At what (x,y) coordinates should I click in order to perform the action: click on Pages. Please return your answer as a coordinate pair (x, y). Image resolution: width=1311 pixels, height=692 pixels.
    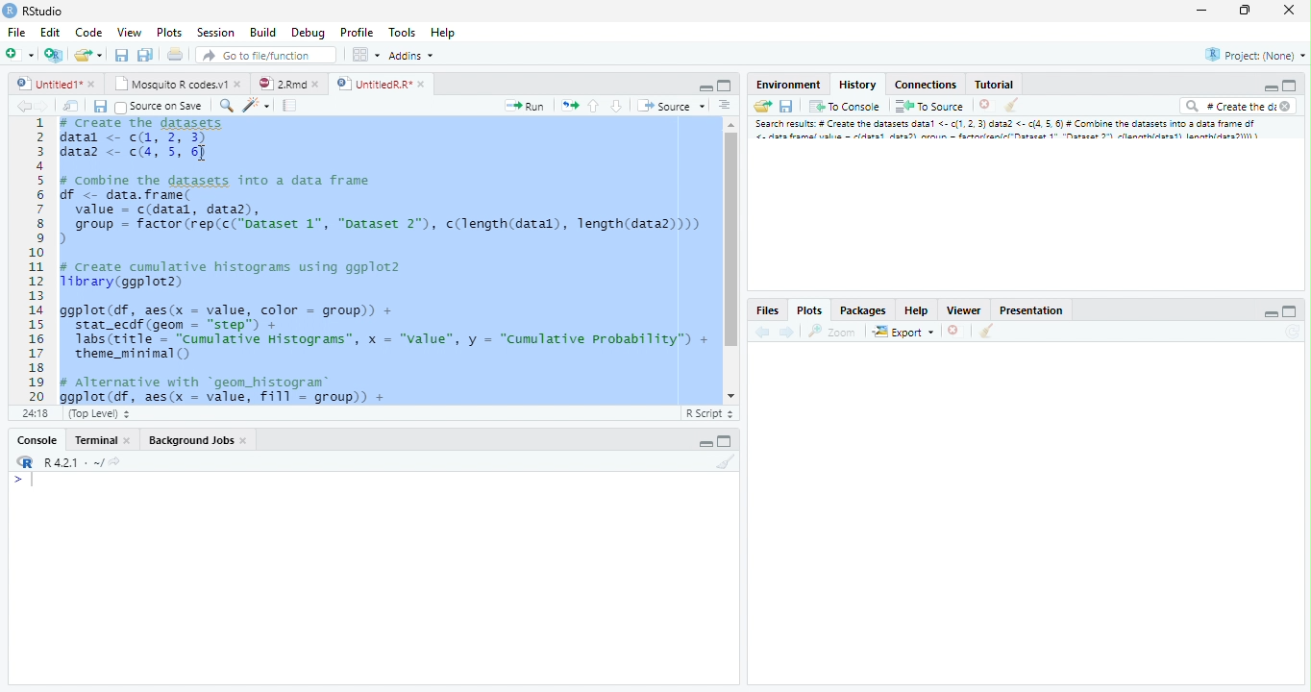
    Looking at the image, I should click on (288, 107).